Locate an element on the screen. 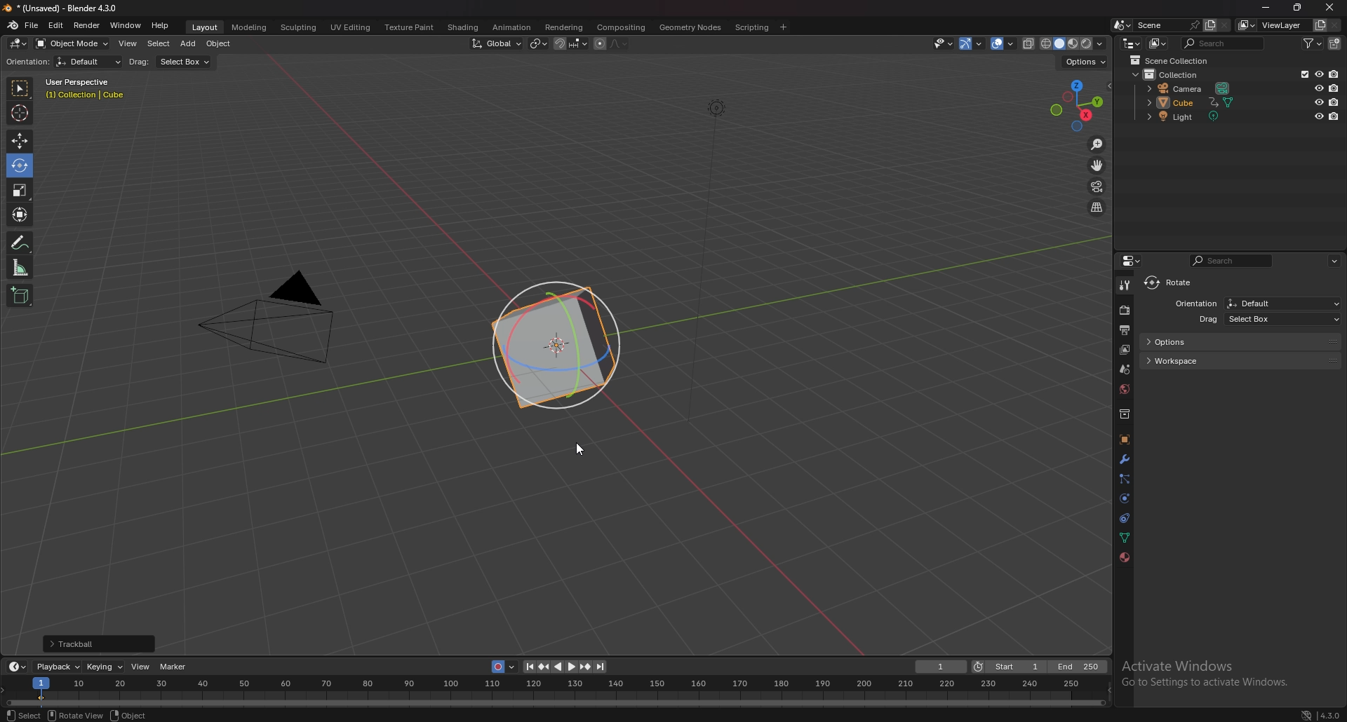 This screenshot has height=722, width=1347. options is located at coordinates (1085, 62).